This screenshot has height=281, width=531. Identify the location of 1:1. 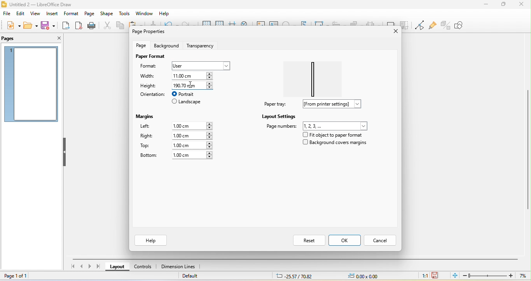
(423, 275).